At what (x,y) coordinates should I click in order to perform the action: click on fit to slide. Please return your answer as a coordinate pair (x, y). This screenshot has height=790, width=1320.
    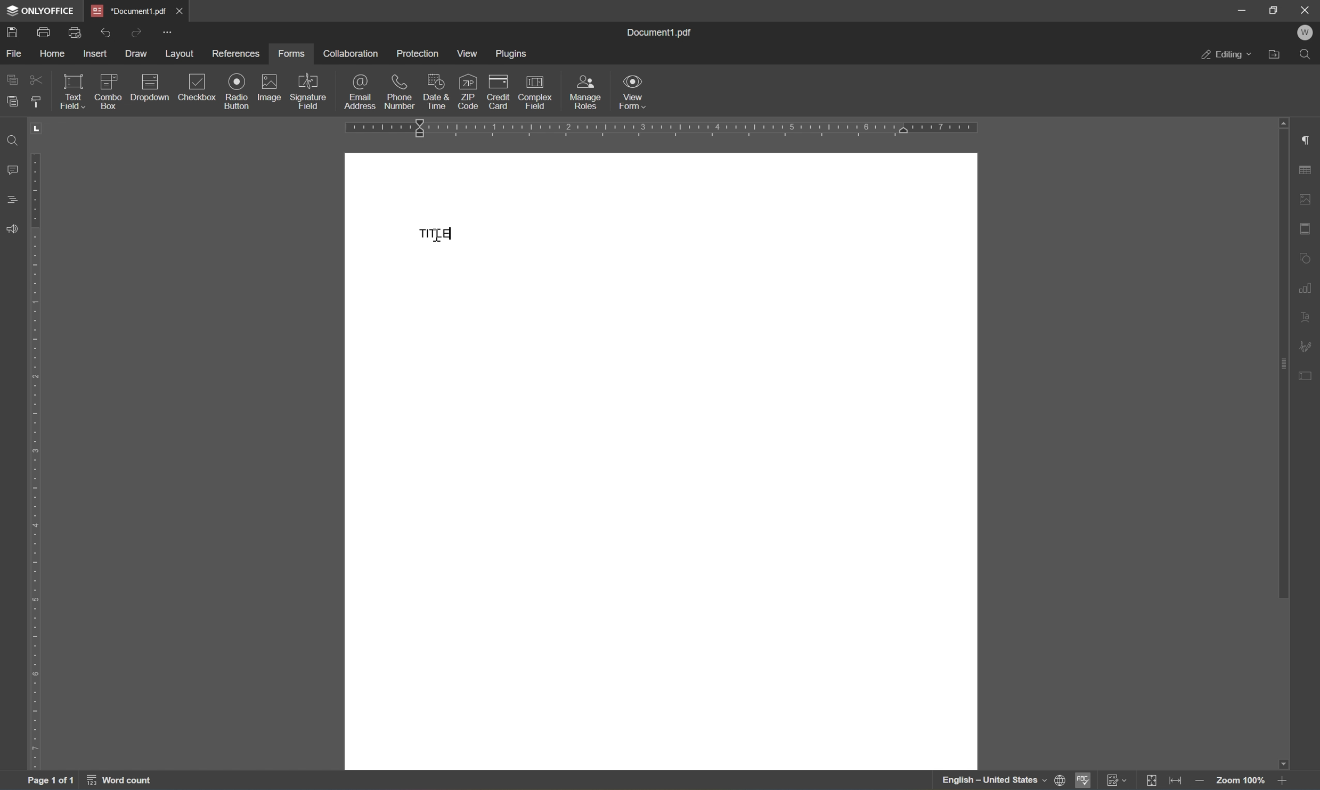
    Looking at the image, I should click on (1153, 781).